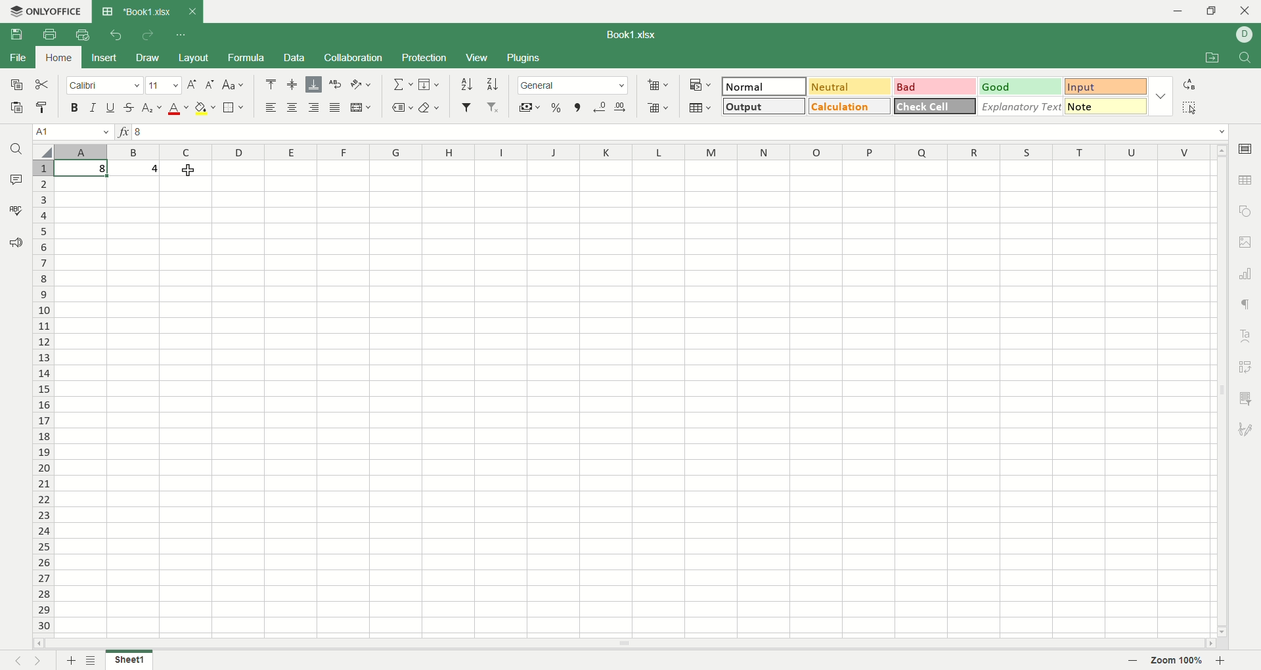 The width and height of the screenshot is (1261, 670). I want to click on comma format, so click(578, 108).